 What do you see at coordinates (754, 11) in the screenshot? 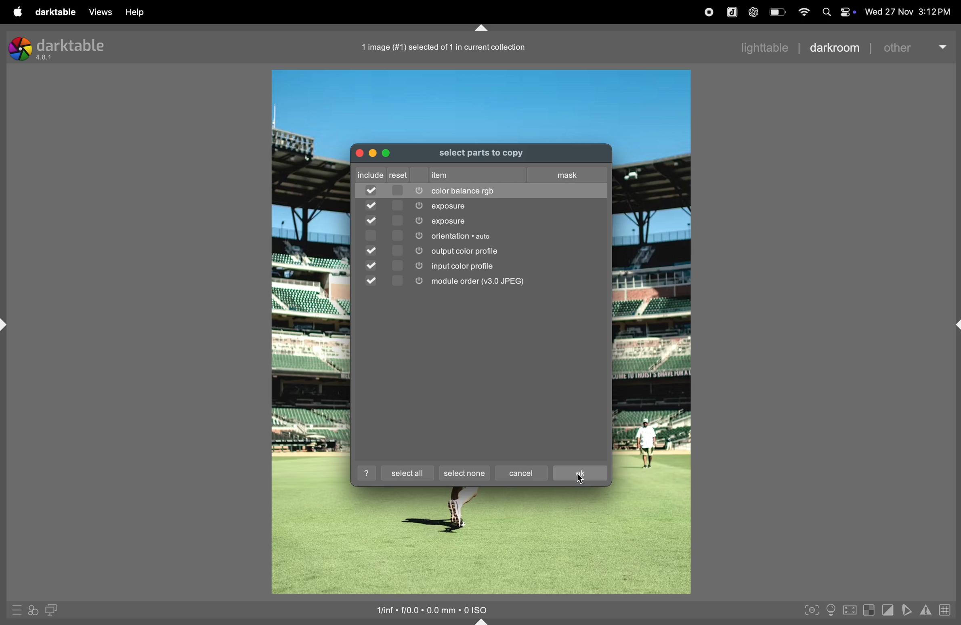
I see `chatgpt` at bounding box center [754, 11].